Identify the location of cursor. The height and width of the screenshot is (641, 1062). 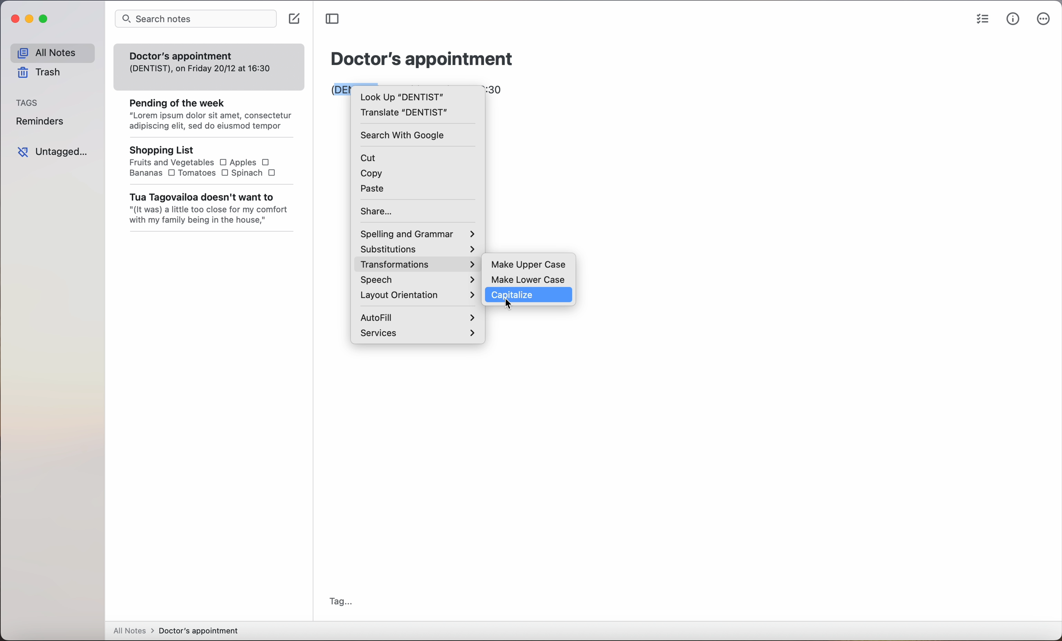
(509, 305).